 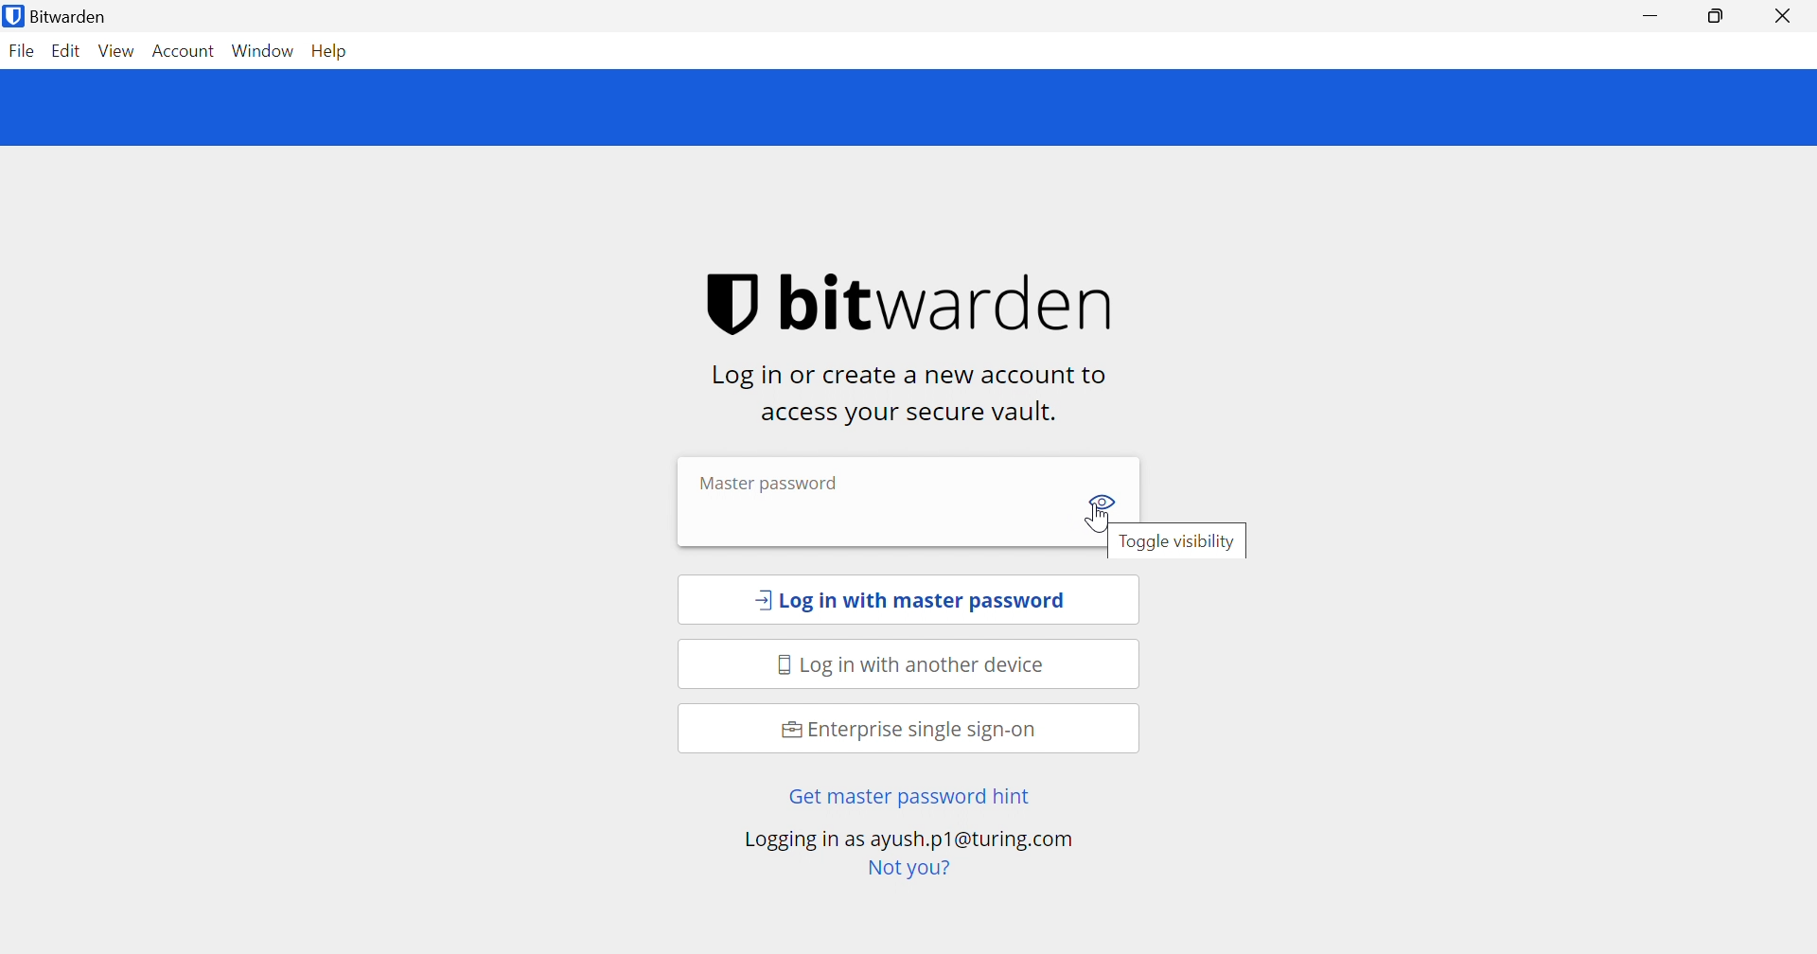 What do you see at coordinates (870, 520) in the screenshot?
I see `password input box` at bounding box center [870, 520].